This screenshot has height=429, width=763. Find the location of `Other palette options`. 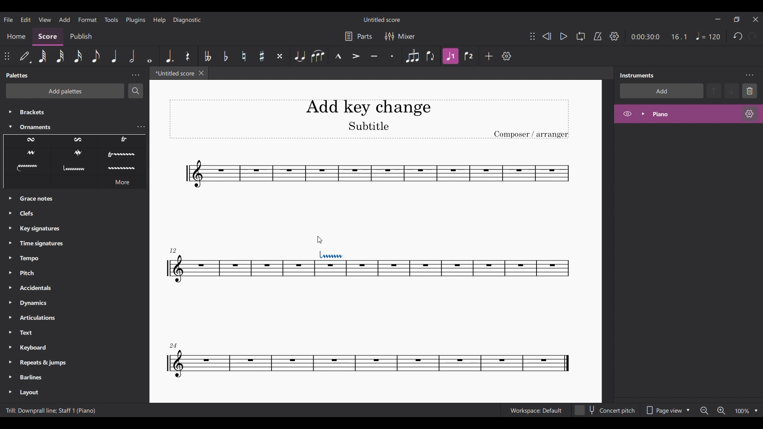

Other palette options is located at coordinates (76, 301).